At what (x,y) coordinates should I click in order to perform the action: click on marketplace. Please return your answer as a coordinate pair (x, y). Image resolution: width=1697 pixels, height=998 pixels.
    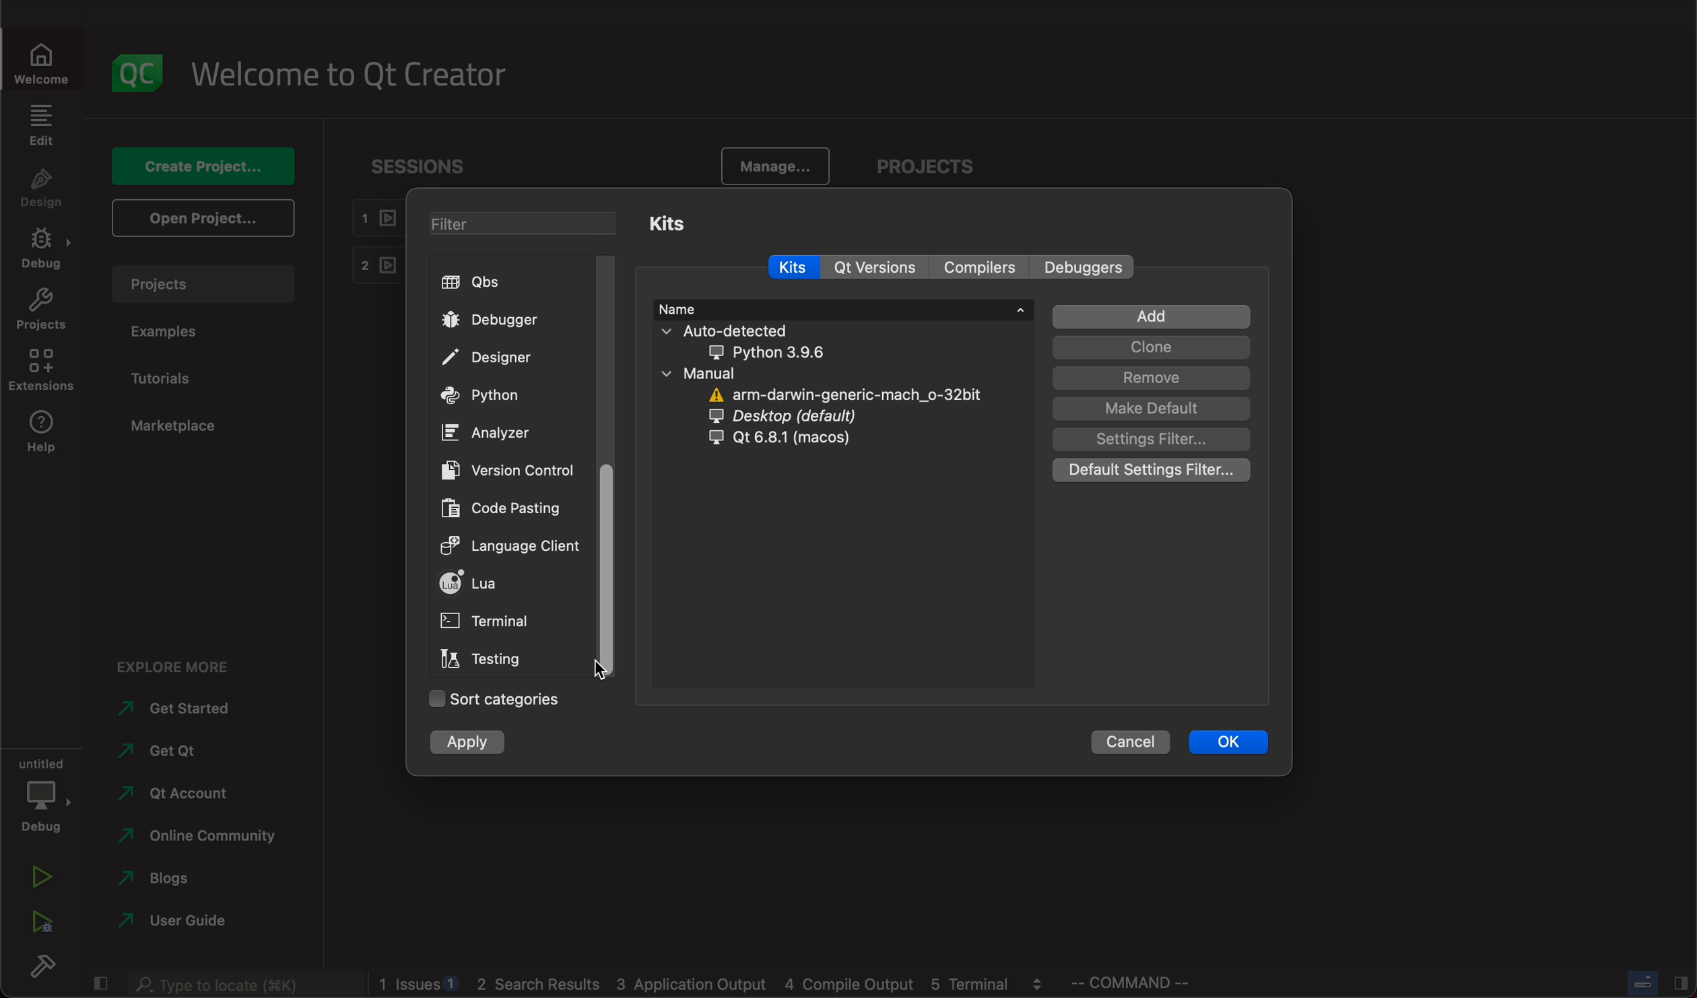
    Looking at the image, I should click on (174, 428).